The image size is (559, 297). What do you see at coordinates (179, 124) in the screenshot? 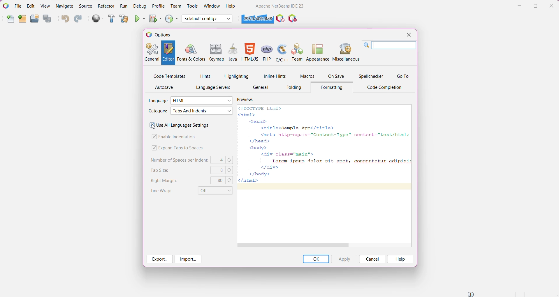
I see `Use All Languages Settings - Click to enable/disable` at bounding box center [179, 124].